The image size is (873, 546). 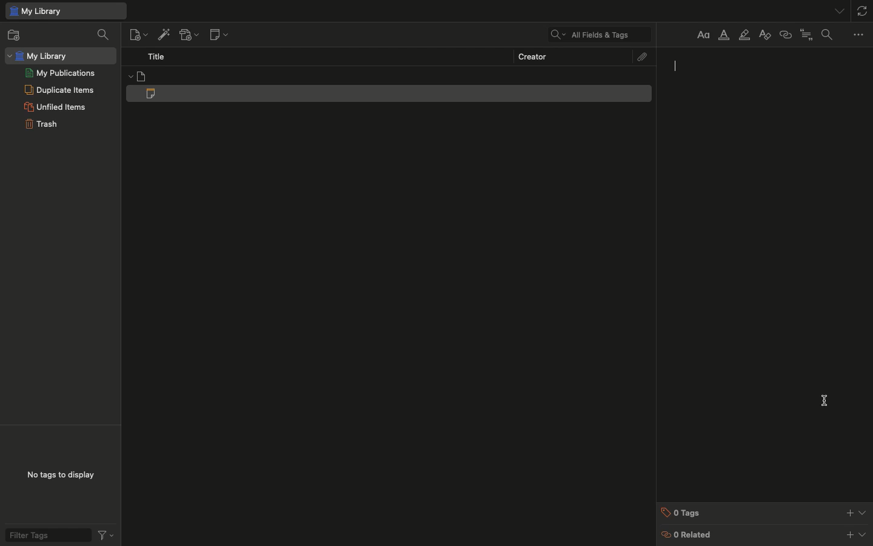 I want to click on New item, so click(x=137, y=35).